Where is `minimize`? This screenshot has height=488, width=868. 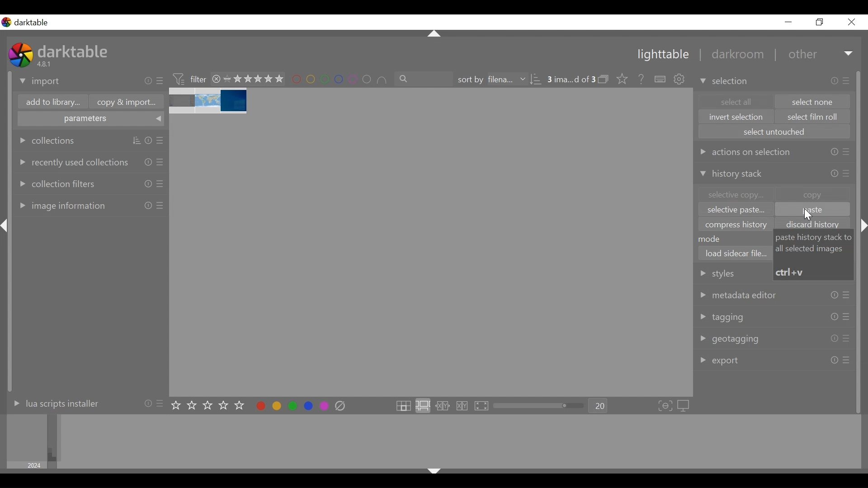
minimize is located at coordinates (788, 22).